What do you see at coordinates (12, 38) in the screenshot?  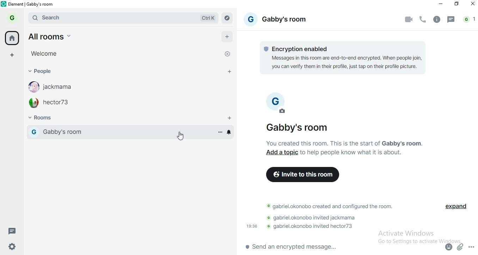 I see `home` at bounding box center [12, 38].